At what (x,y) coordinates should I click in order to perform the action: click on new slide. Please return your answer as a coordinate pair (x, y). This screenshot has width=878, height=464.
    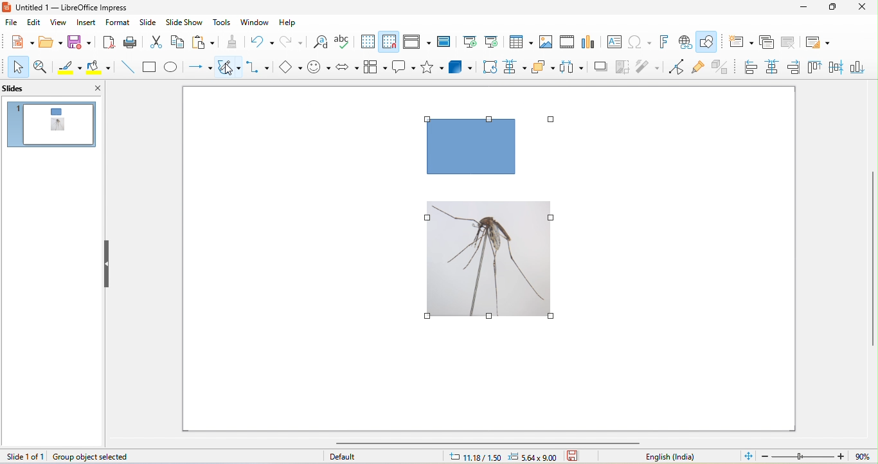
    Looking at the image, I should click on (737, 44).